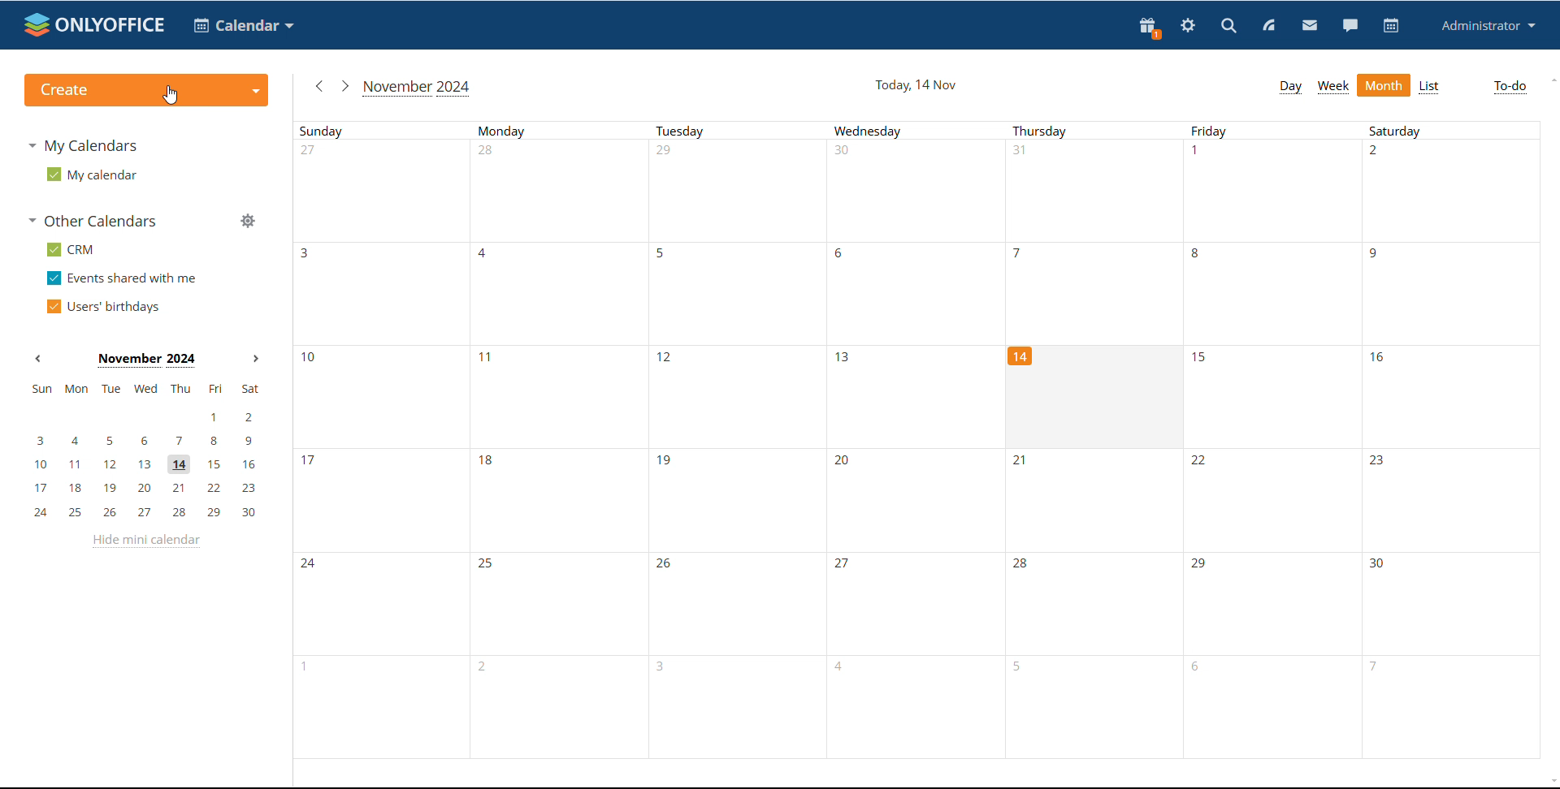 The width and height of the screenshot is (1560, 789). Describe the element at coordinates (249, 222) in the screenshot. I see `manage` at that location.